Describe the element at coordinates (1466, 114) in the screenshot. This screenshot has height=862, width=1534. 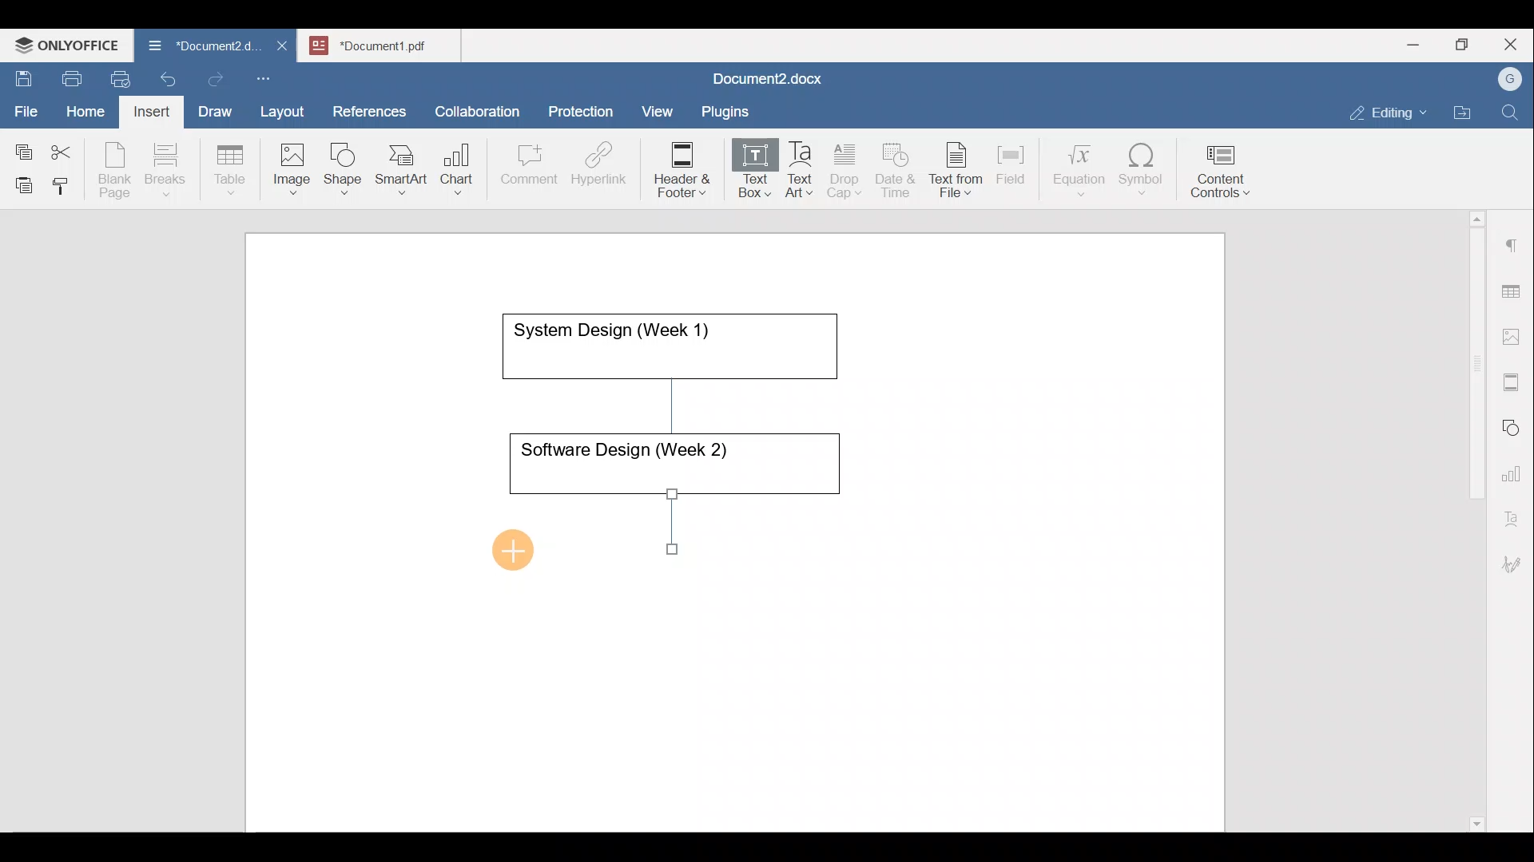
I see `Open file location` at that location.